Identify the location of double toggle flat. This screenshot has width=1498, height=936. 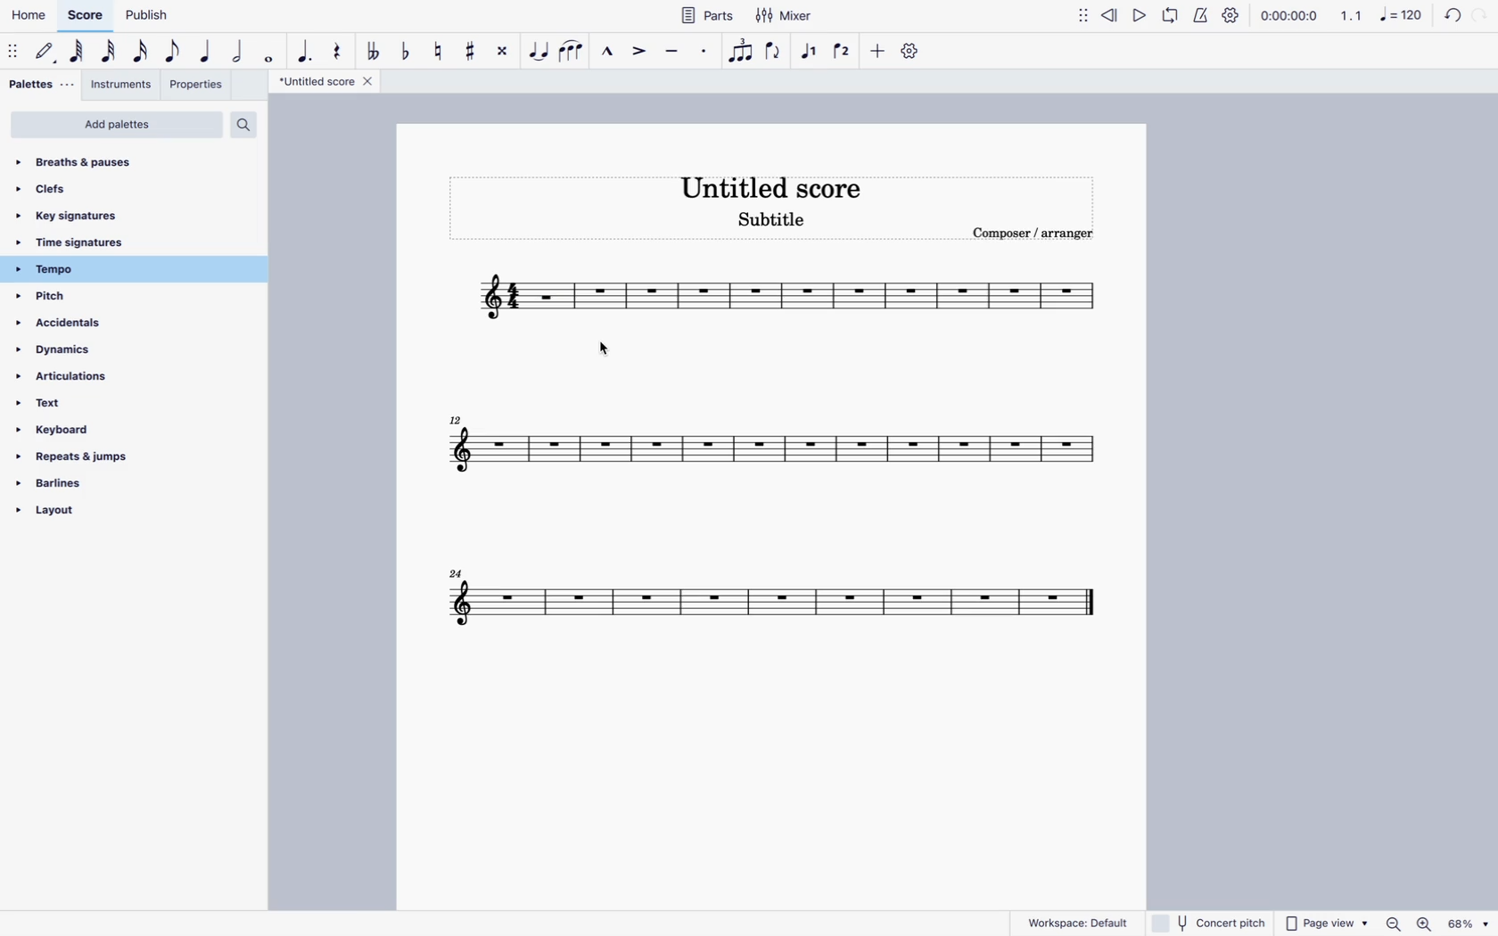
(374, 47).